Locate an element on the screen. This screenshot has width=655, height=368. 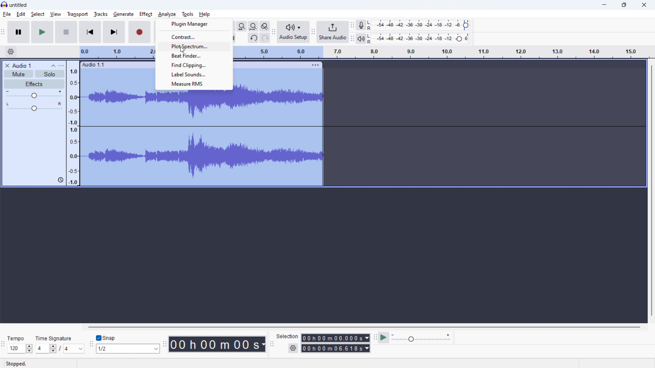
file is located at coordinates (7, 14).